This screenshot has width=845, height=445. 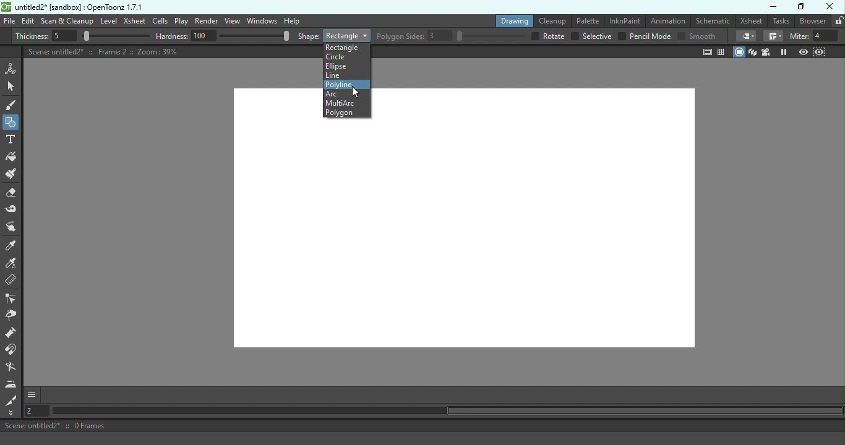 I want to click on Animate tool, so click(x=12, y=69).